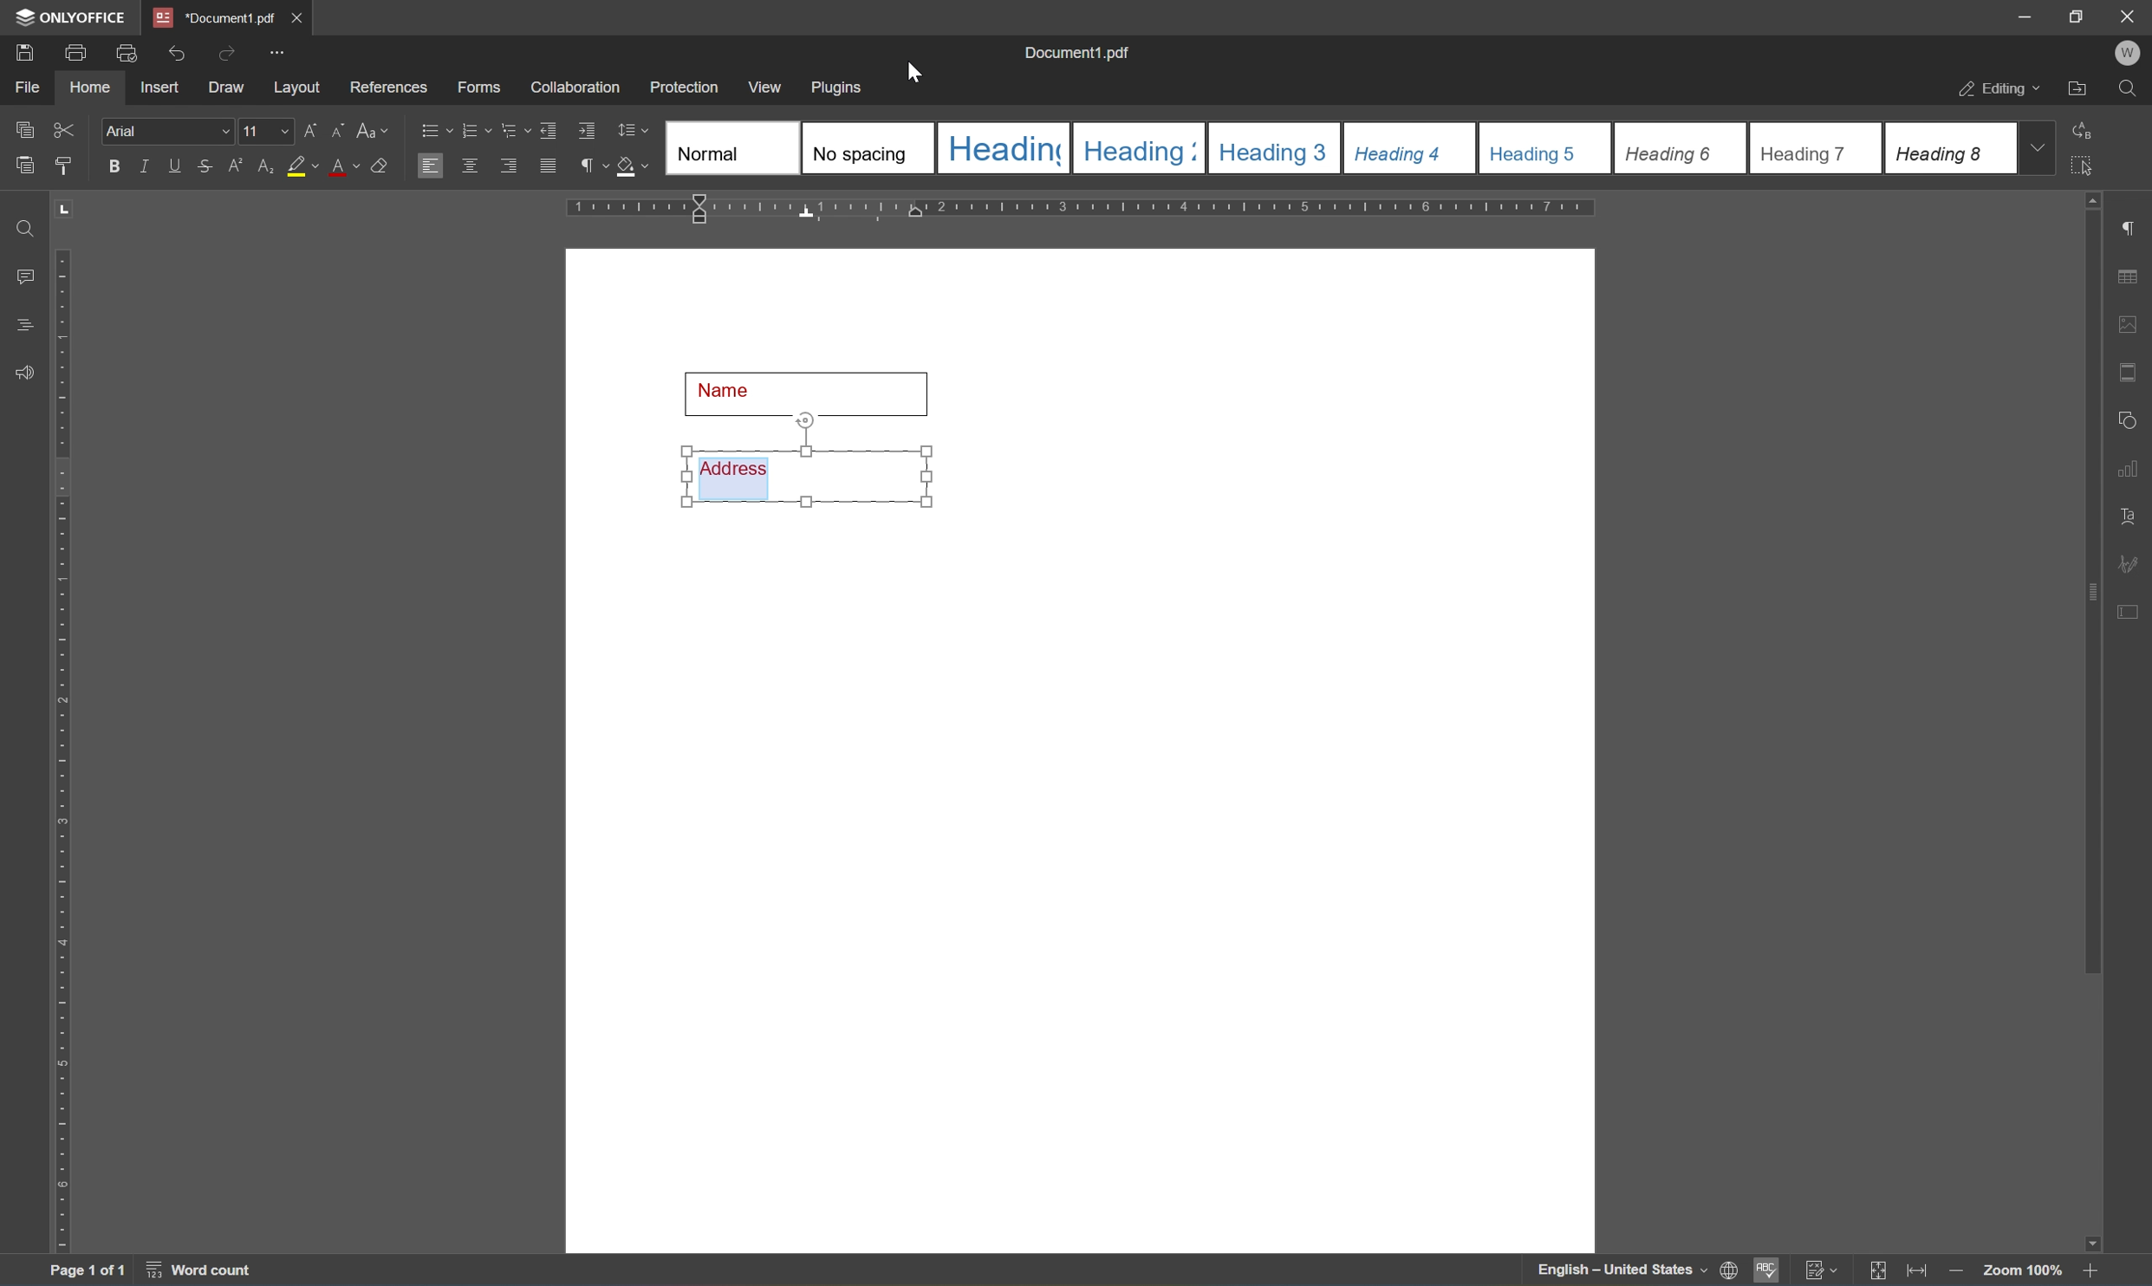 This screenshot has width=2152, height=1286. I want to click on collaboration, so click(577, 90).